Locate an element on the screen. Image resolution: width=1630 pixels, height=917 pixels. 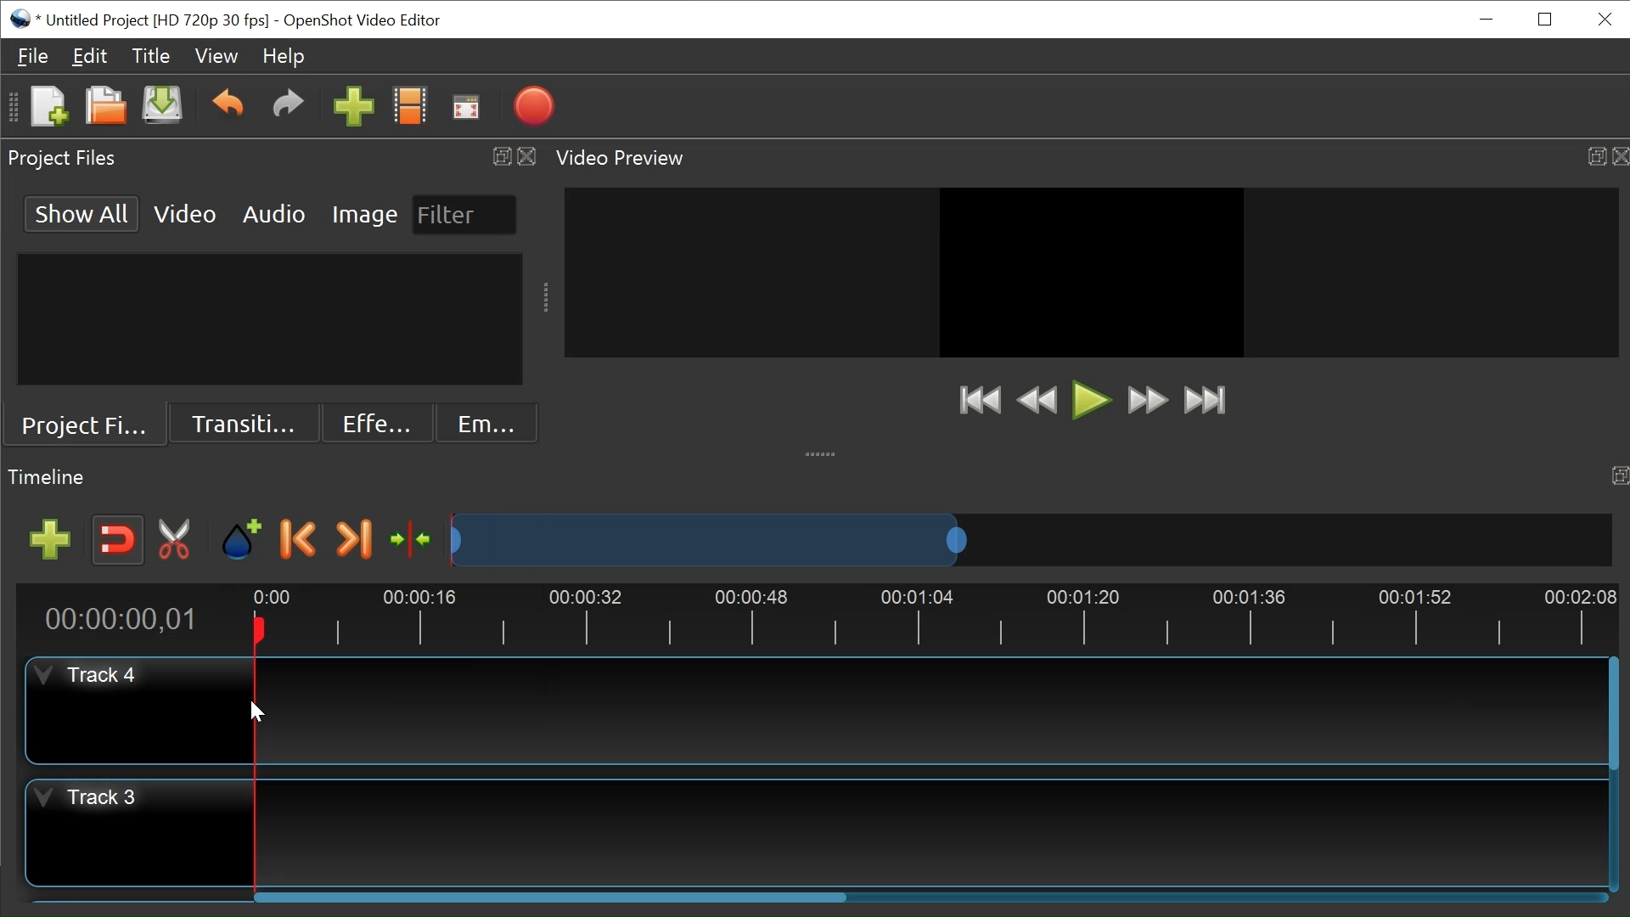
Track Panel is located at coordinates (930, 832).